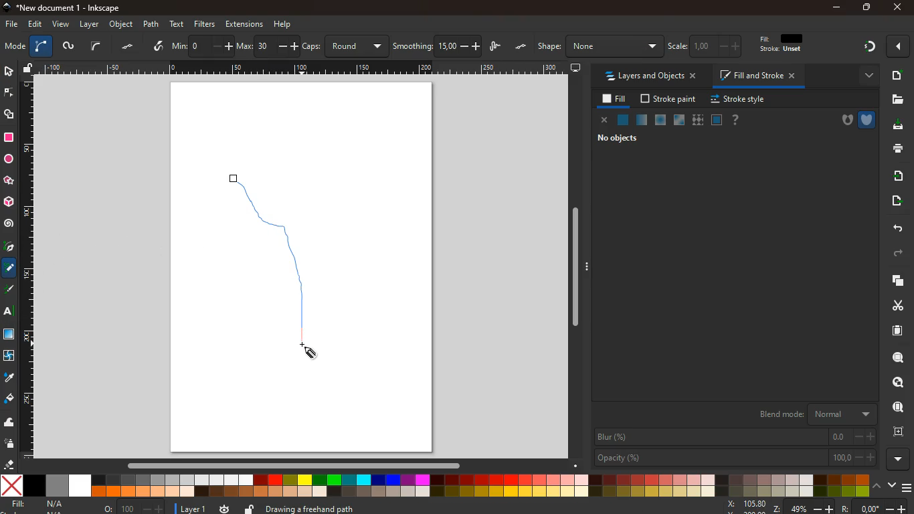 The height and width of the screenshot is (514, 914). Describe the element at coordinates (525, 45) in the screenshot. I see `unlock` at that location.